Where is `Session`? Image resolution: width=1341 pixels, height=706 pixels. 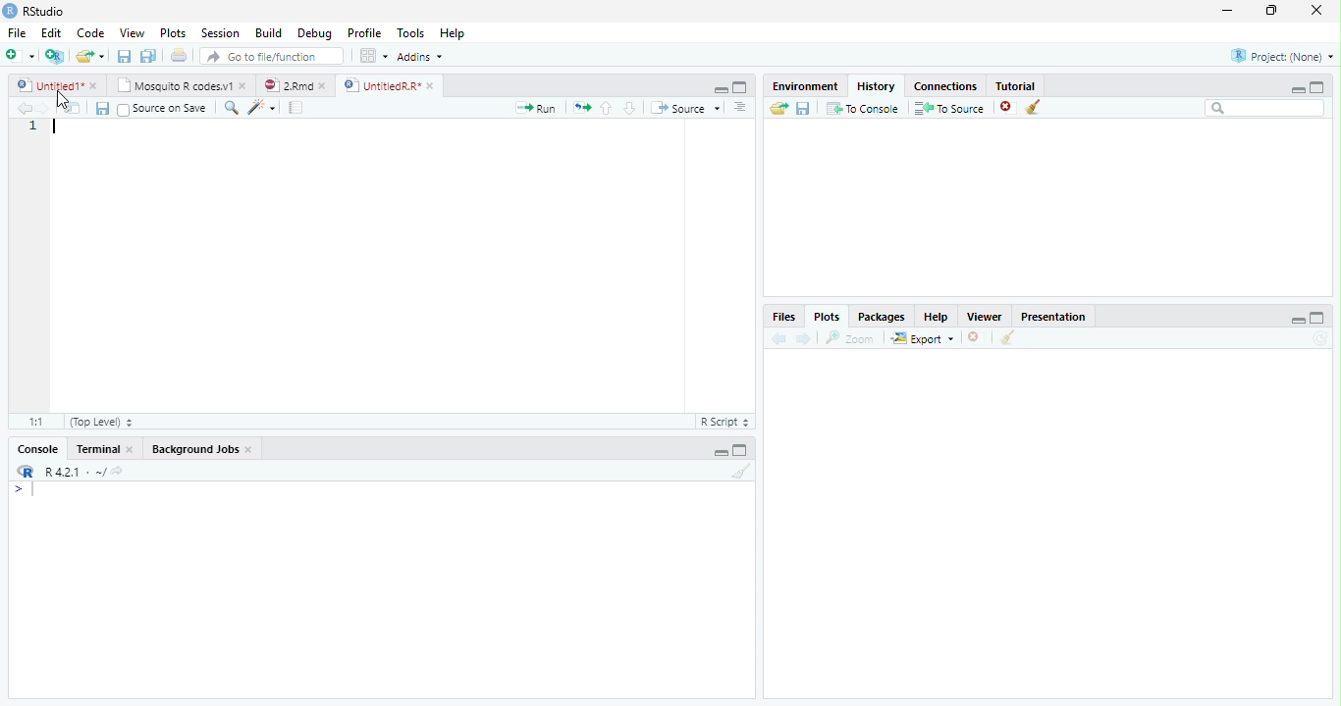 Session is located at coordinates (218, 32).